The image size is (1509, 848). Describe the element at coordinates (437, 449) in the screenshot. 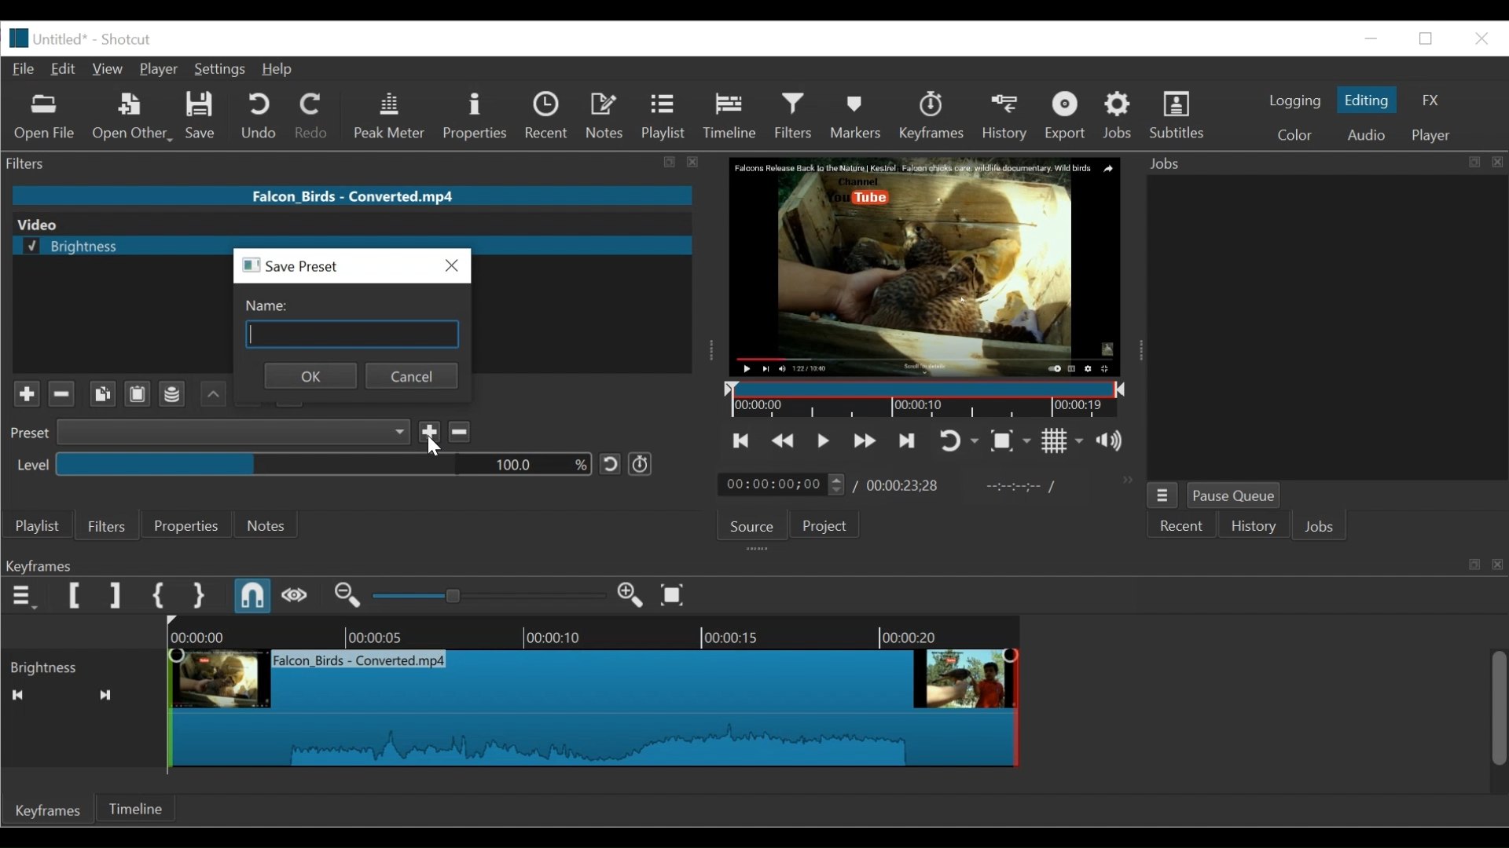

I see `Cursor` at that location.